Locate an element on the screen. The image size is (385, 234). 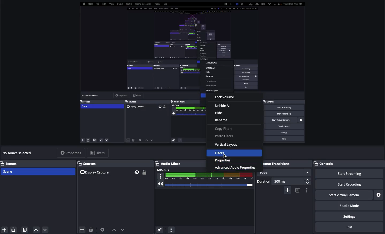
Hide is located at coordinates (220, 113).